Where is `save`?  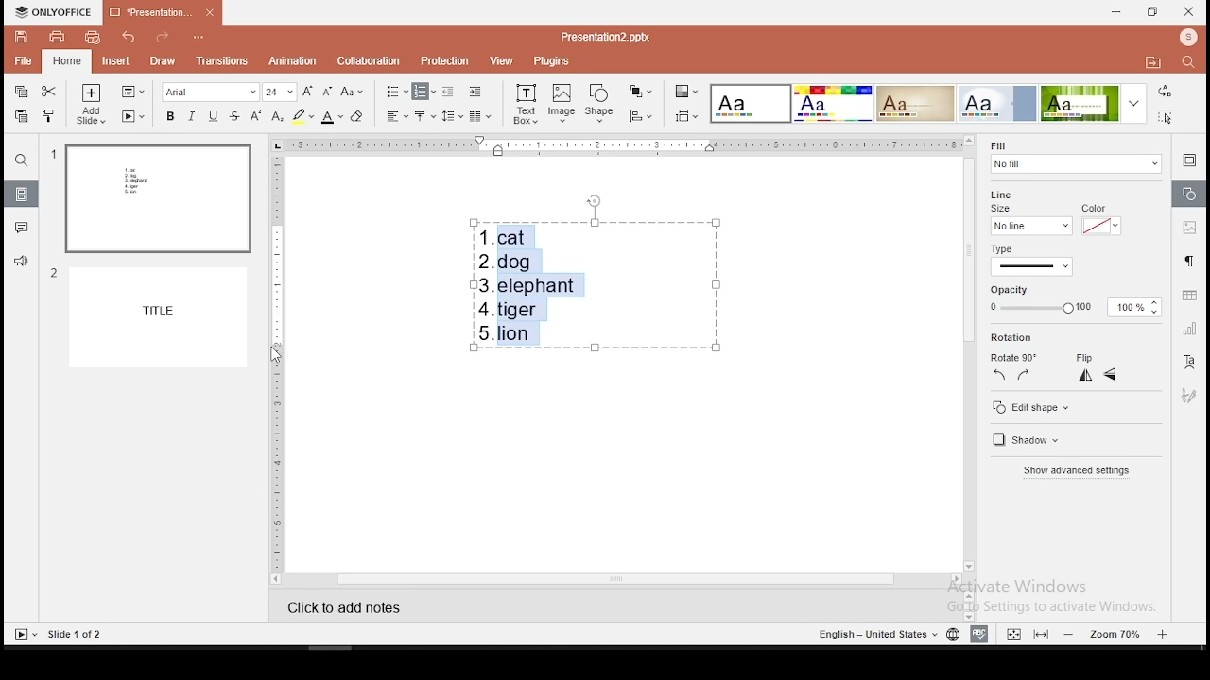 save is located at coordinates (22, 38).